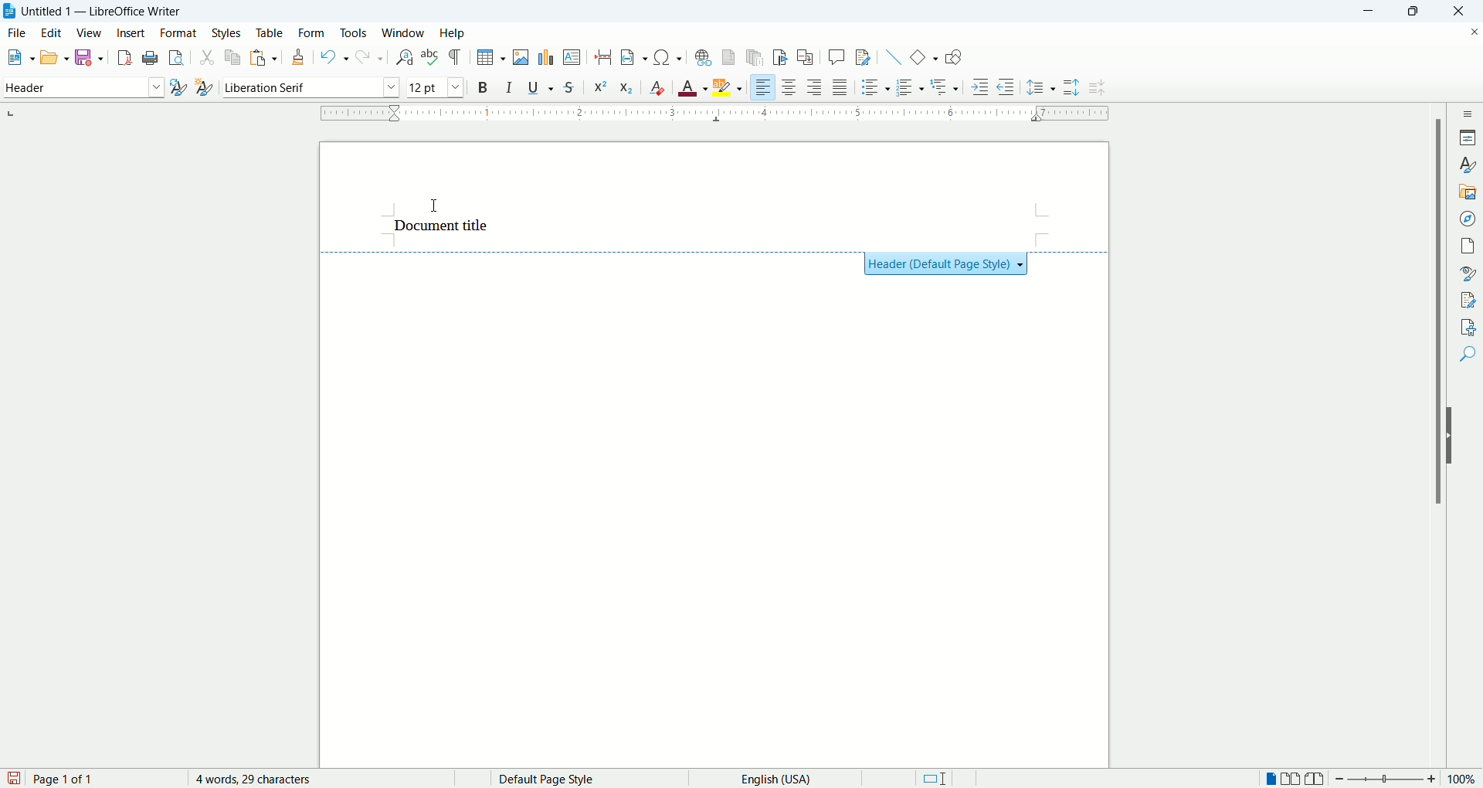 The image size is (1483, 788). What do you see at coordinates (122, 58) in the screenshot?
I see `export as pdf` at bounding box center [122, 58].